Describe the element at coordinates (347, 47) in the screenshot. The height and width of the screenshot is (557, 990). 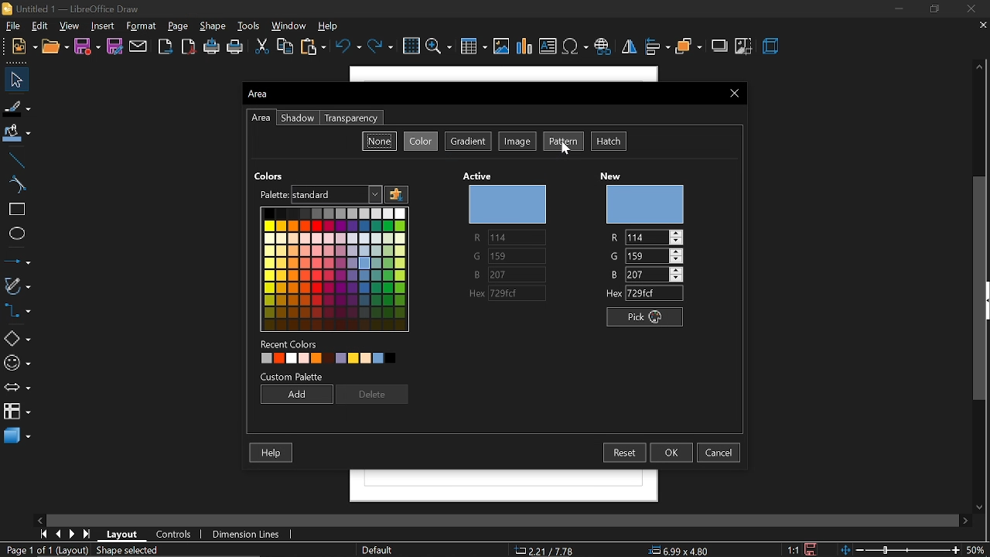
I see `undo` at that location.